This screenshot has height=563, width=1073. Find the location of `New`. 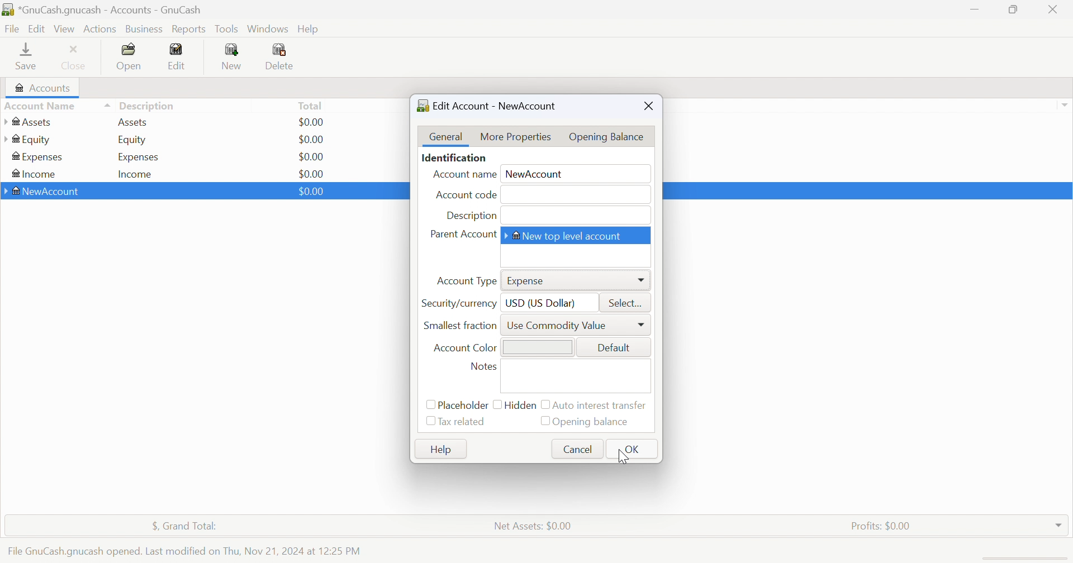

New is located at coordinates (231, 56).